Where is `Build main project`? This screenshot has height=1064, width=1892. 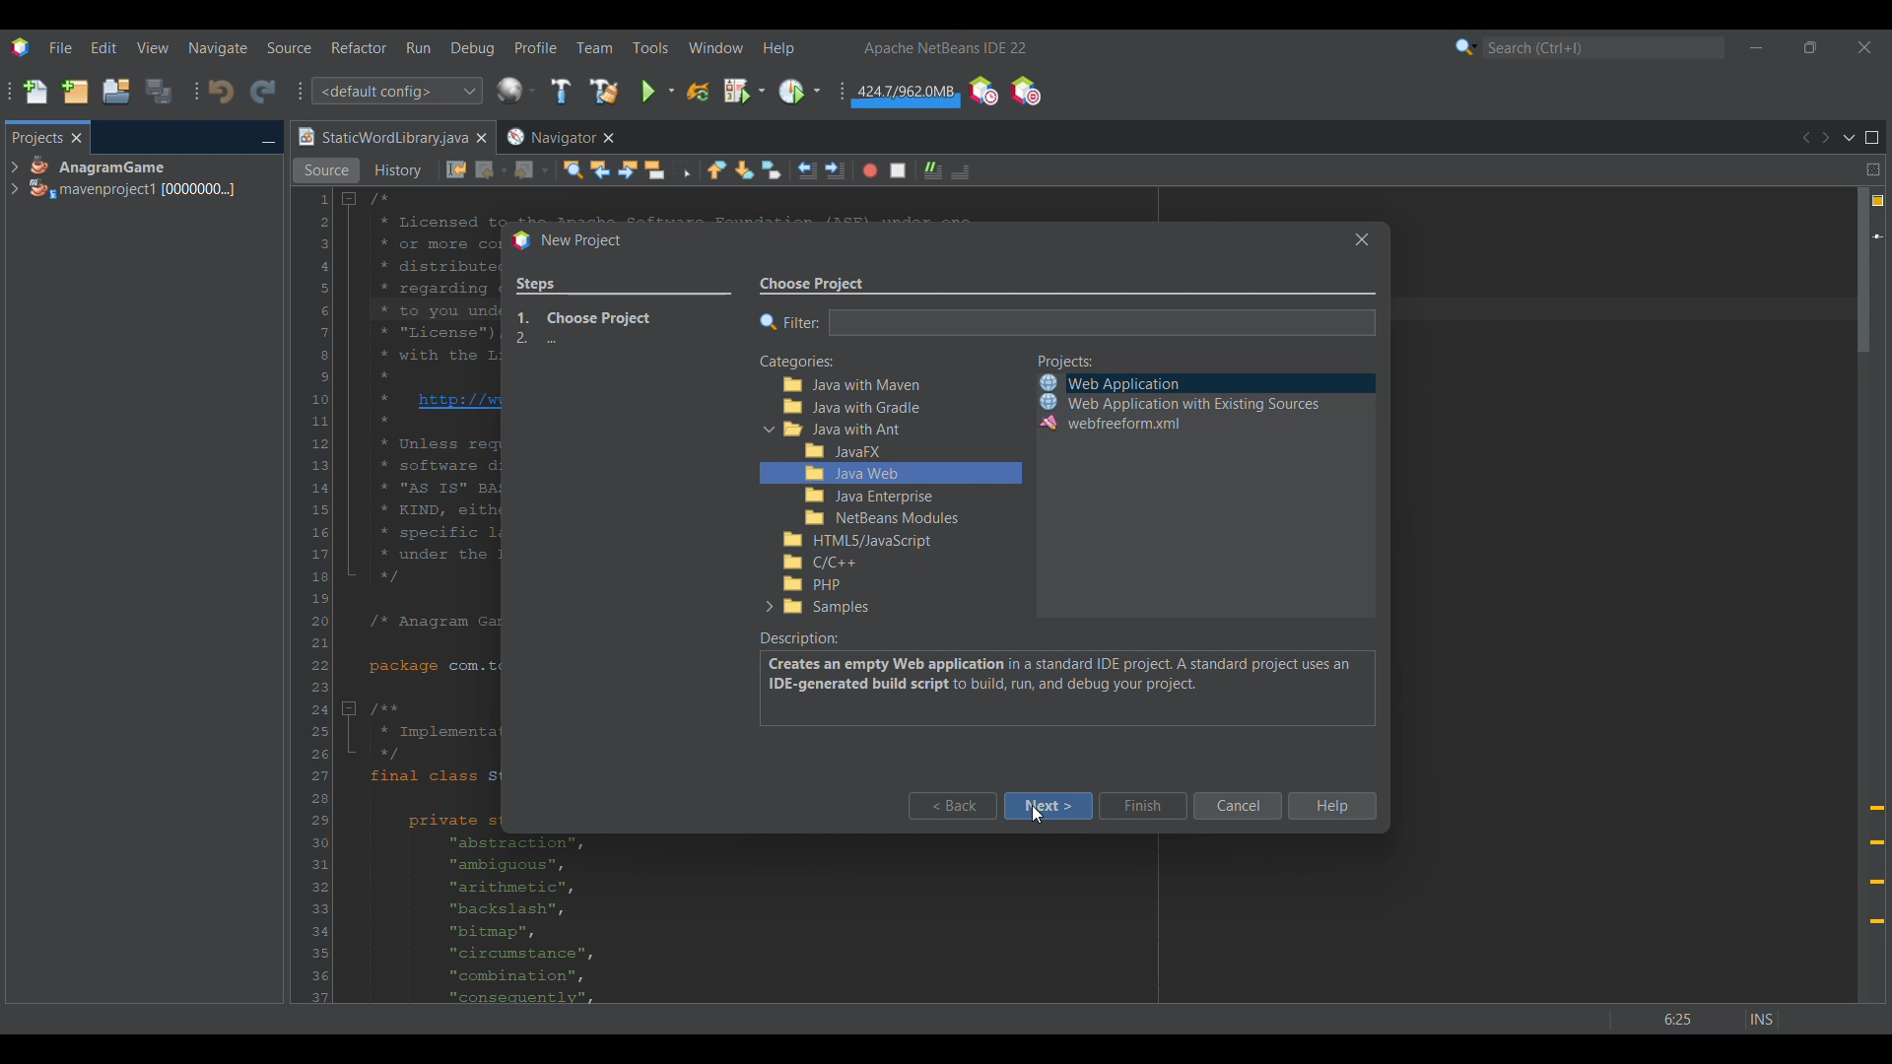 Build main project is located at coordinates (560, 91).